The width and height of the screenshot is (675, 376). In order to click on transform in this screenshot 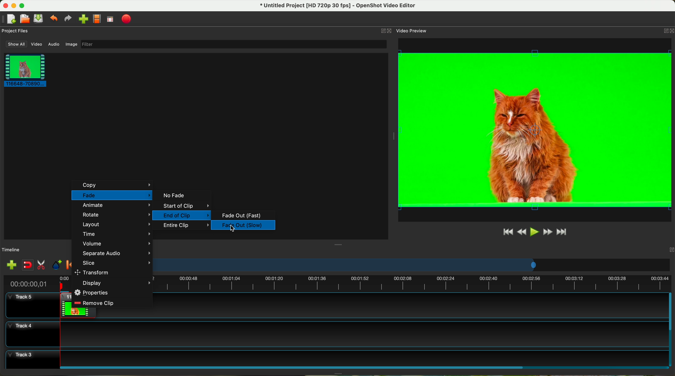, I will do `click(93, 272)`.